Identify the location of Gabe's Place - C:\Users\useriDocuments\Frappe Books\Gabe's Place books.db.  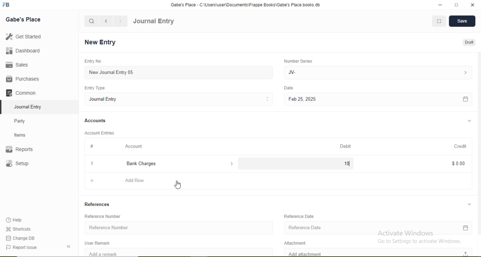
(246, 5).